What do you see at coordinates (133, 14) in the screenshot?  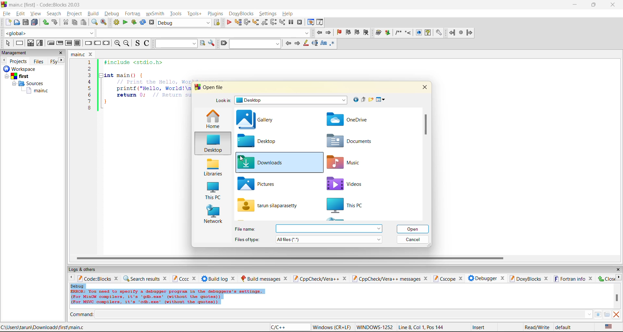 I see `fortran` at bounding box center [133, 14].